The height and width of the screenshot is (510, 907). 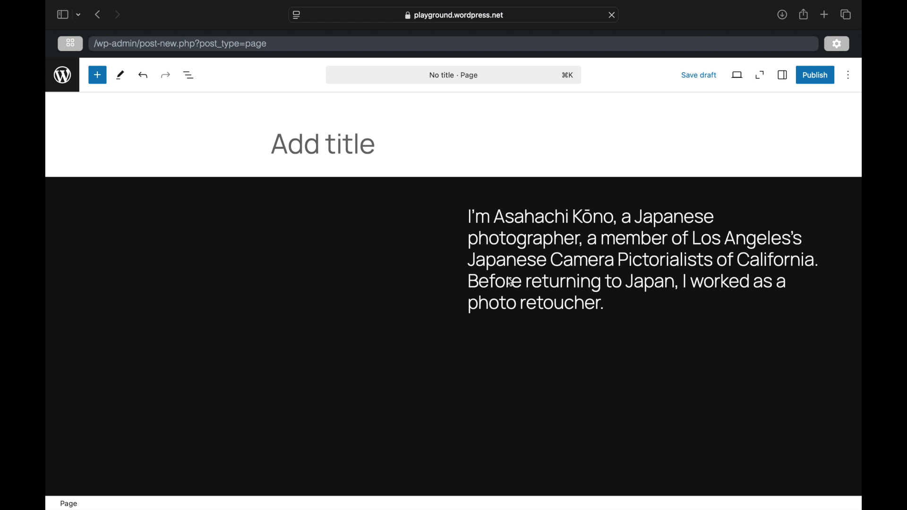 What do you see at coordinates (782, 75) in the screenshot?
I see `sidebar` at bounding box center [782, 75].